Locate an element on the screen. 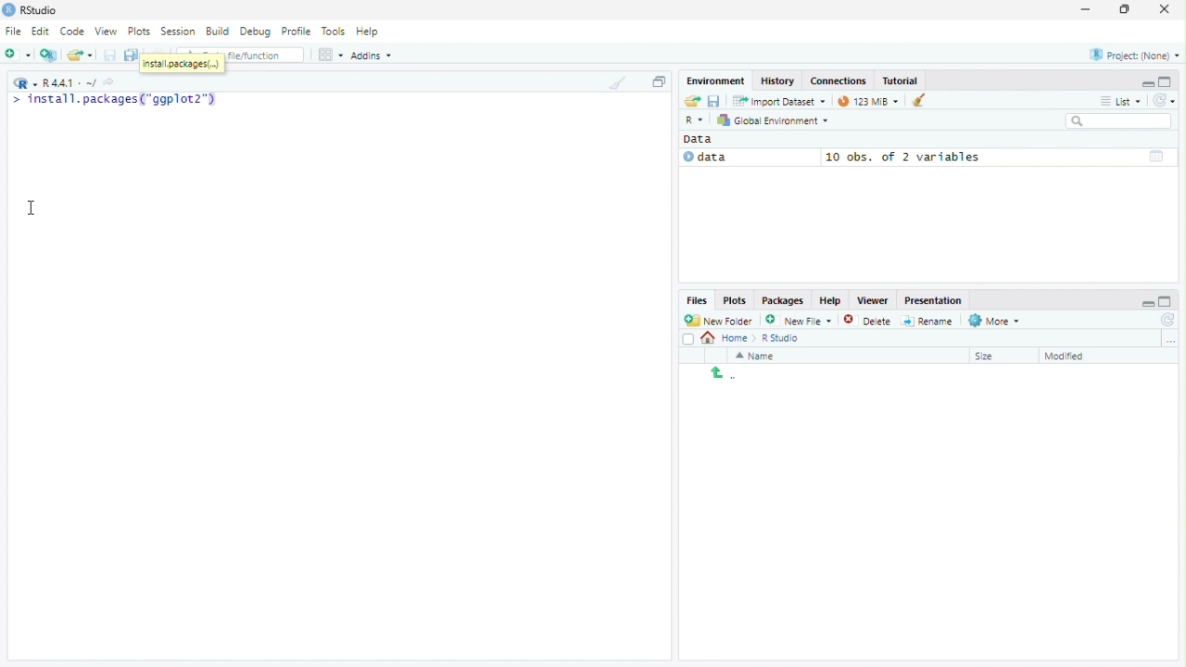 The height and width of the screenshot is (667, 1186). Data is located at coordinates (747, 157).